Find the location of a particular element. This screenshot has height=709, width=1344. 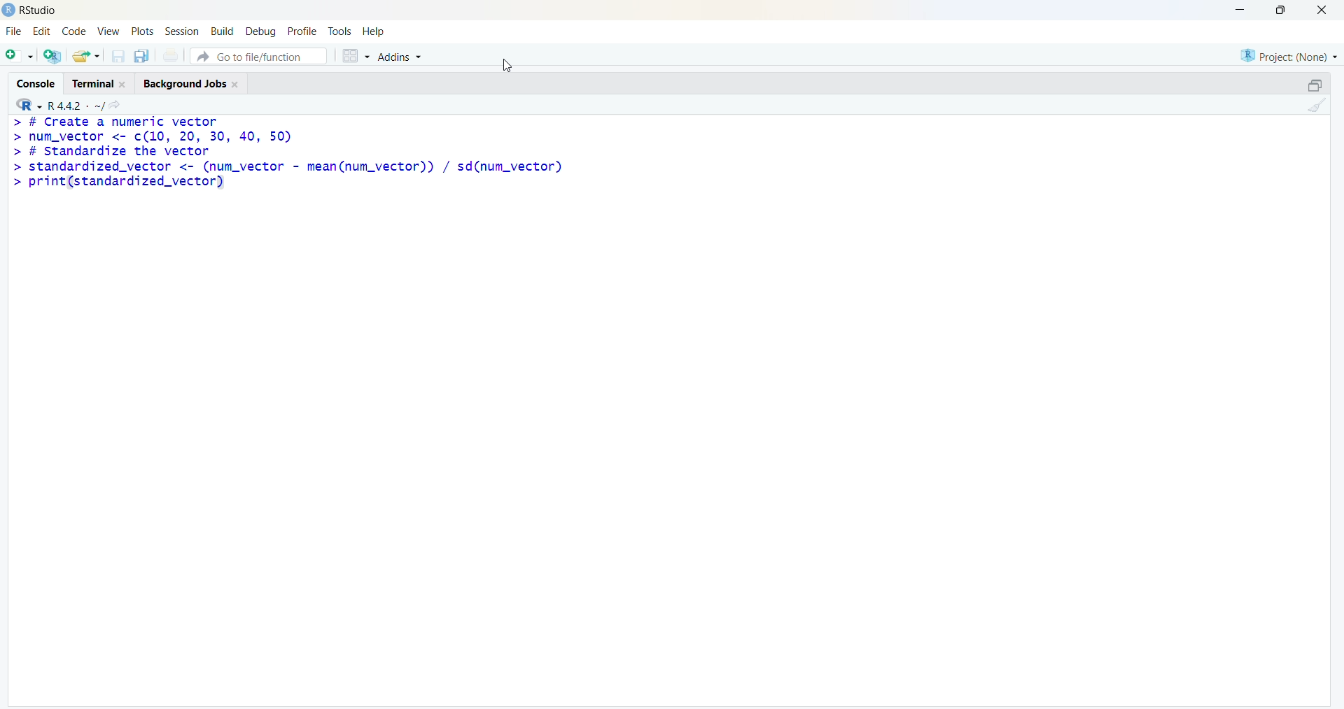

save is located at coordinates (118, 56).